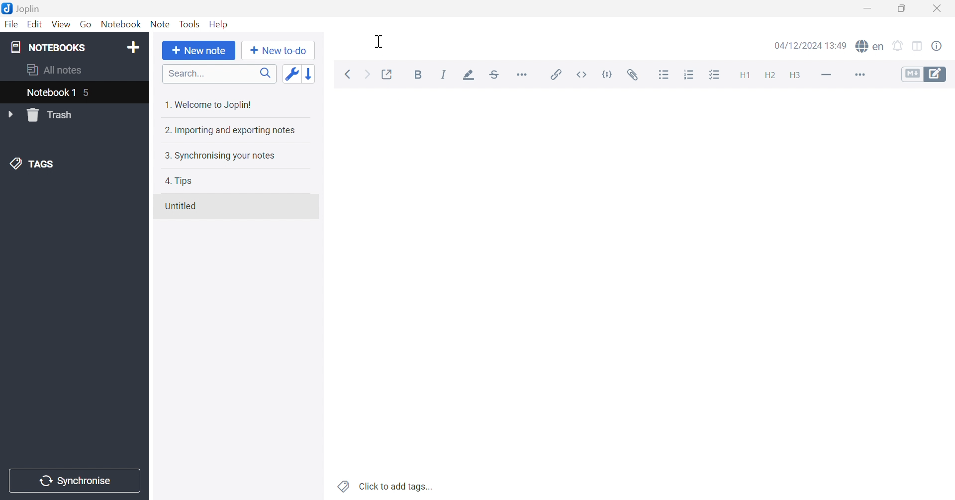 This screenshot has height=500, width=955. What do you see at coordinates (859, 74) in the screenshot?
I see `More` at bounding box center [859, 74].